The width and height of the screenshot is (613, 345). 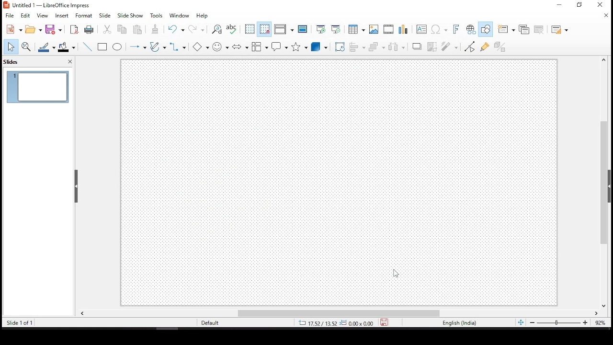 I want to click on close pane, so click(x=70, y=61).